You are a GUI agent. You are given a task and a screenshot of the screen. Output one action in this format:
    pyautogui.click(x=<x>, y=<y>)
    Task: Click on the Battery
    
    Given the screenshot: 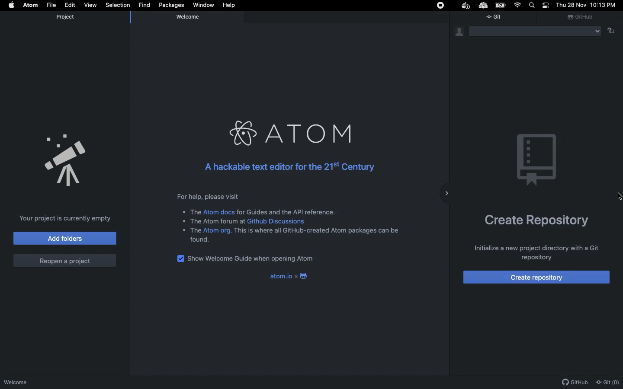 What is the action you would take?
    pyautogui.click(x=501, y=6)
    